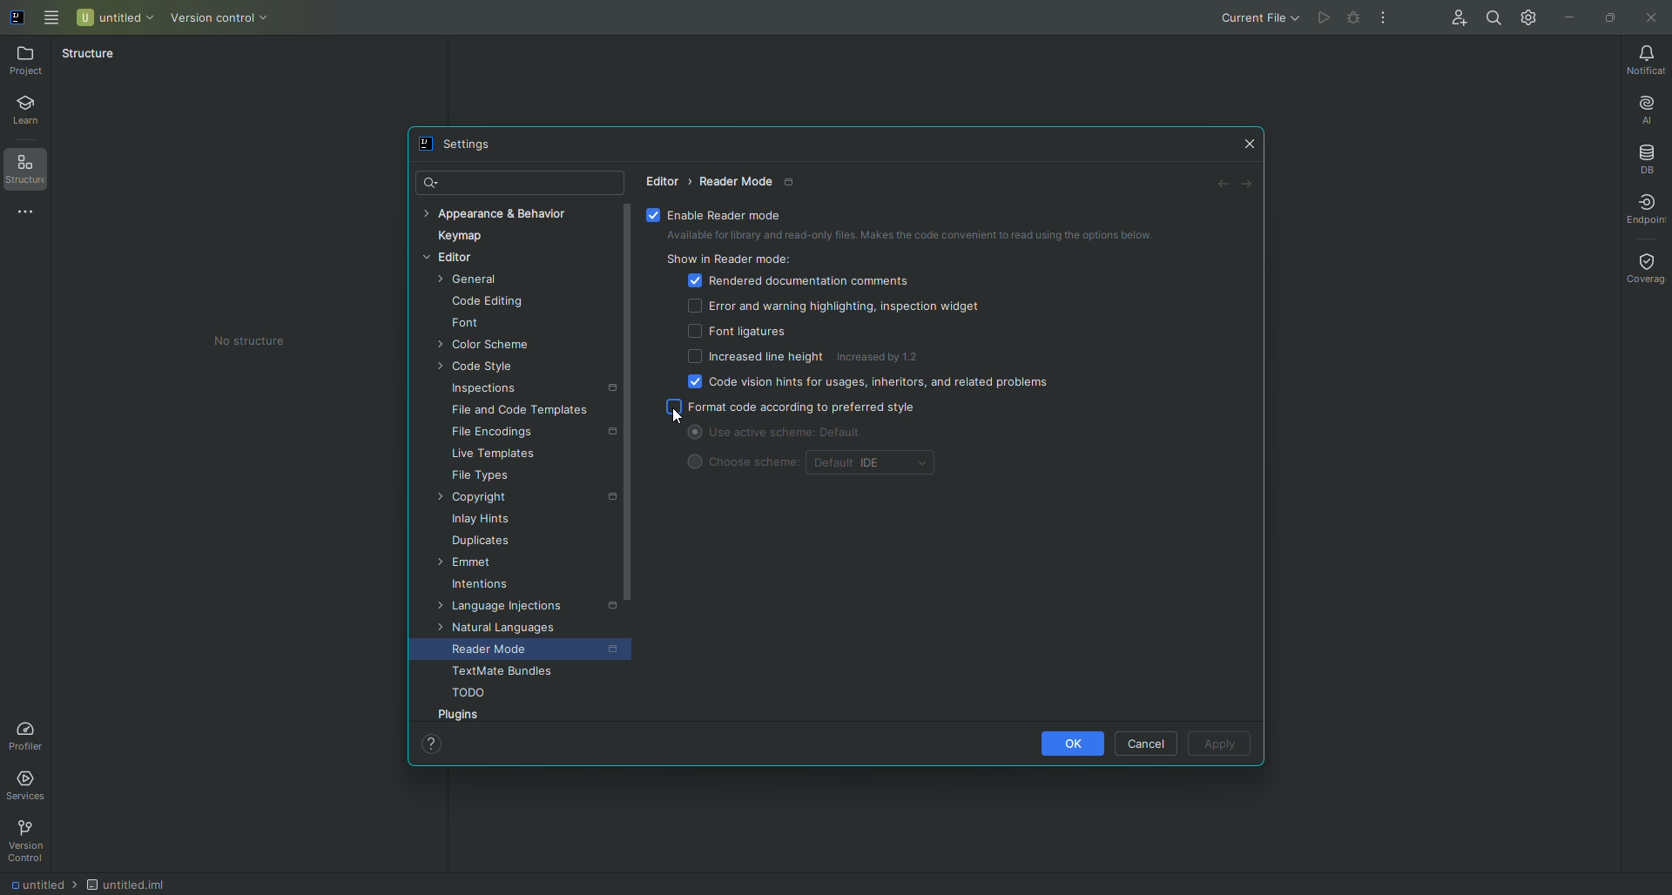 This screenshot has width=1672, height=895. Describe the element at coordinates (721, 215) in the screenshot. I see `Enable reader mode` at that location.